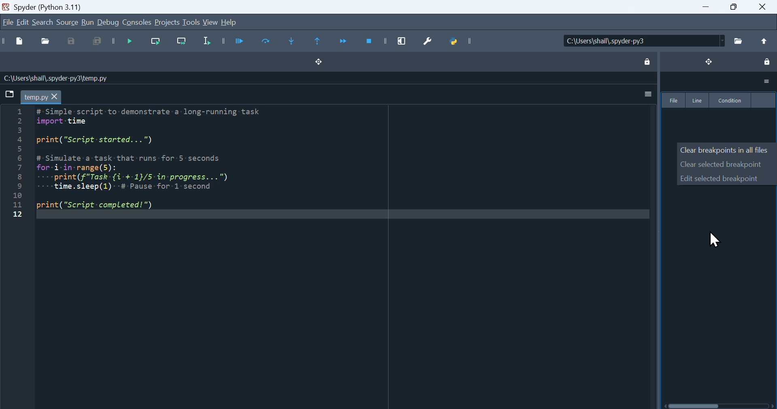  What do you see at coordinates (210, 42) in the screenshot?
I see `Run selection` at bounding box center [210, 42].